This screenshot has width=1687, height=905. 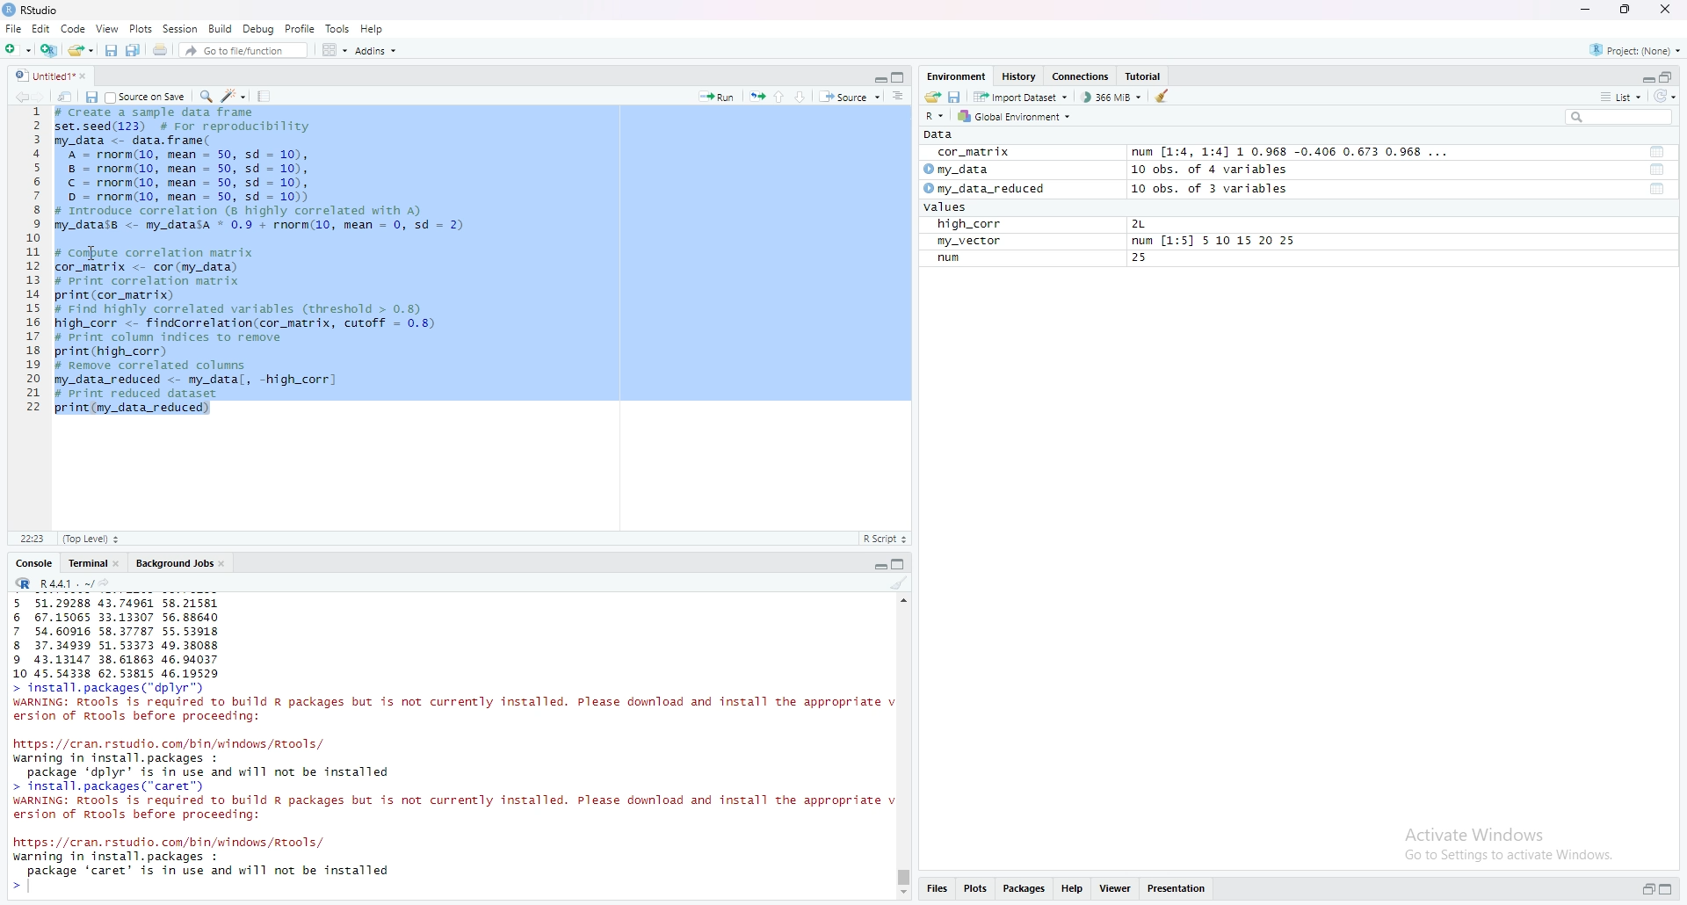 What do you see at coordinates (141, 28) in the screenshot?
I see `Plots` at bounding box center [141, 28].